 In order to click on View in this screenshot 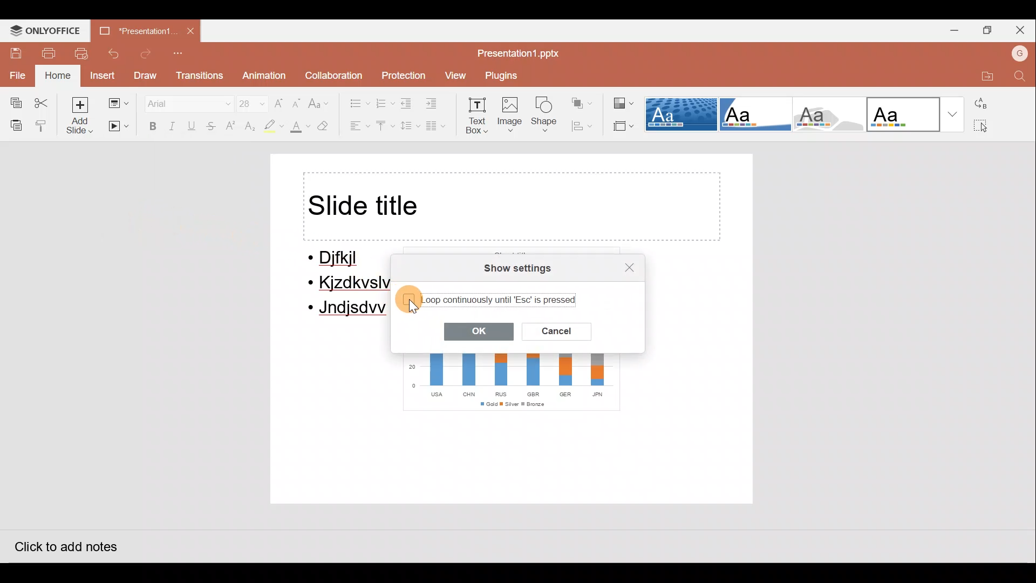, I will do `click(454, 74)`.